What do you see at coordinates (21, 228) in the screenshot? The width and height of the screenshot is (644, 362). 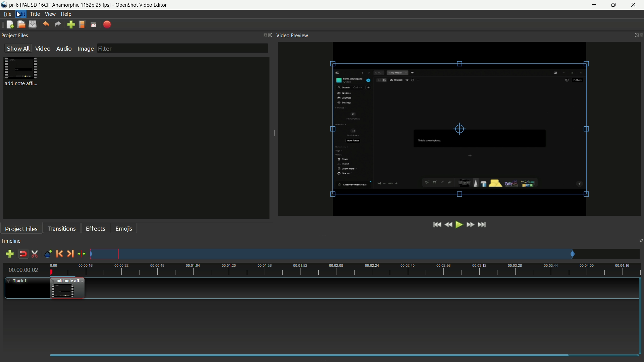 I see `project files` at bounding box center [21, 228].